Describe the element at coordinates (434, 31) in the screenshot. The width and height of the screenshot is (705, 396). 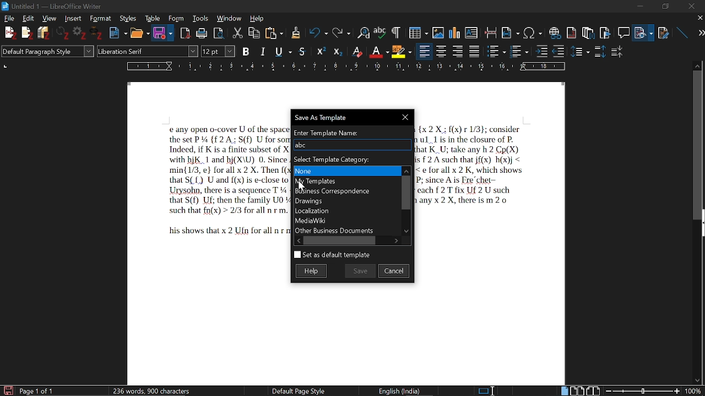
I see `Insert Image` at that location.